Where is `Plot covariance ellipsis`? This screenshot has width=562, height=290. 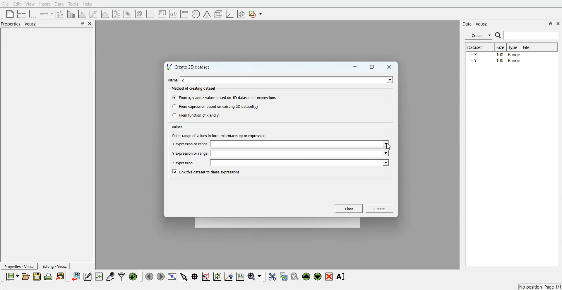 Plot covariance ellipsis is located at coordinates (241, 14).